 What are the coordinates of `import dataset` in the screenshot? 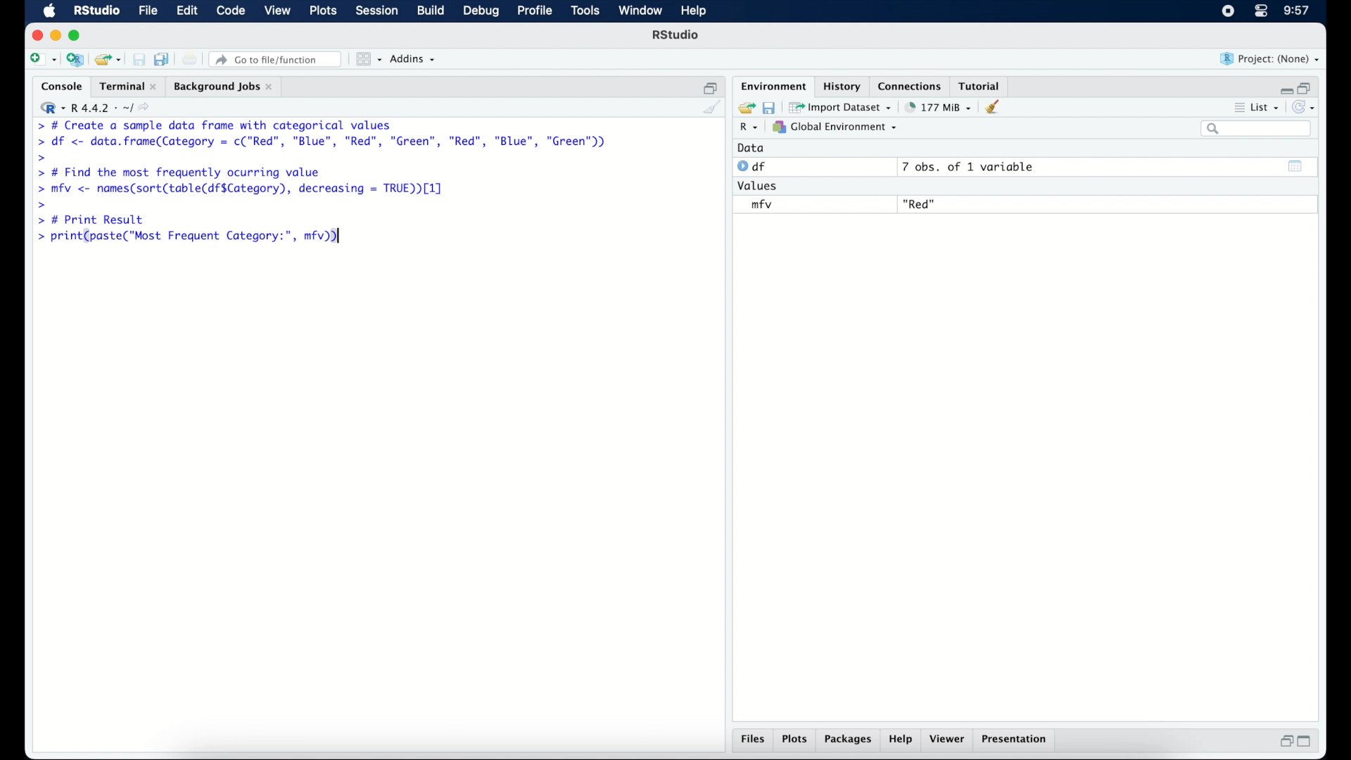 It's located at (842, 106).